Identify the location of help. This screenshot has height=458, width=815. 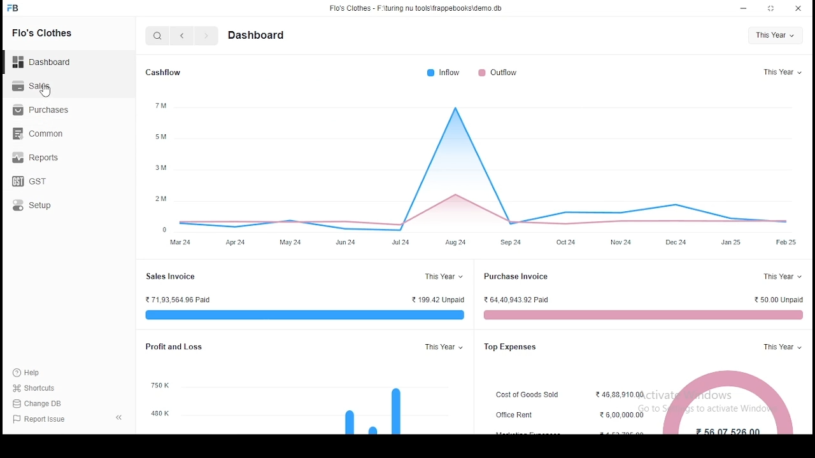
(33, 373).